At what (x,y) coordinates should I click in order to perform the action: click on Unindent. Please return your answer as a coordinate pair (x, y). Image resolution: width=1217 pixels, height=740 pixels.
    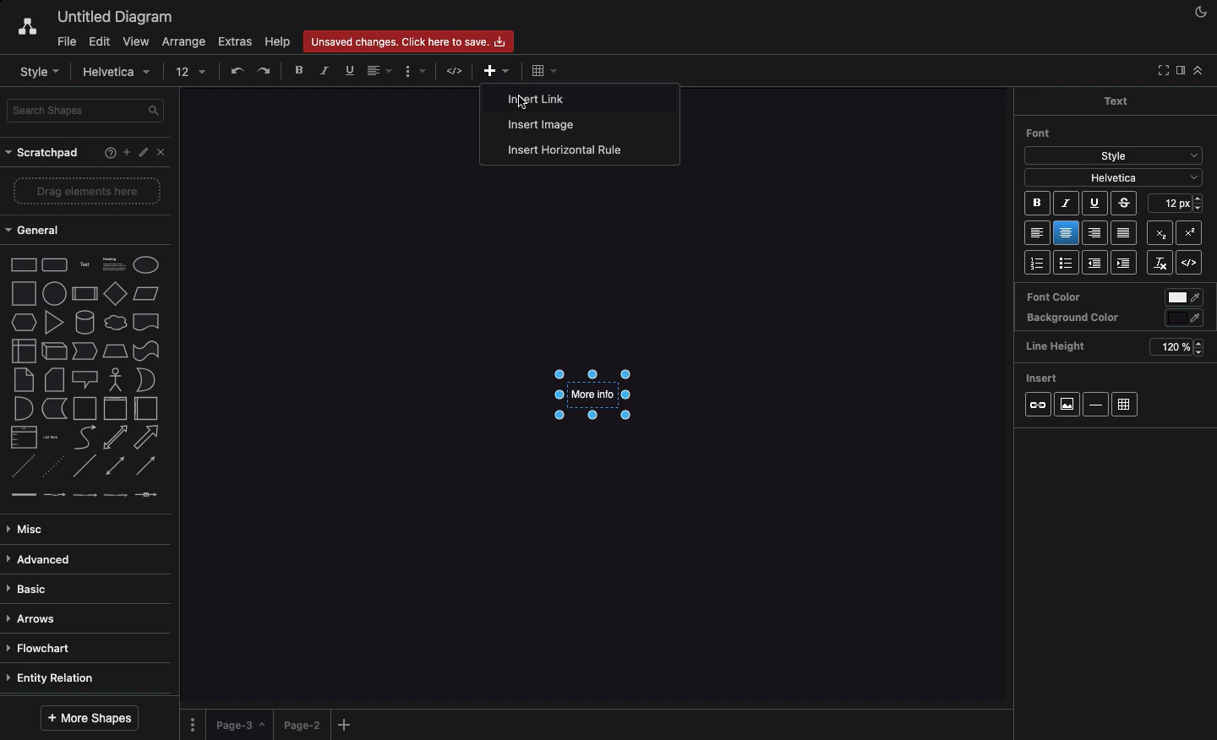
    Looking at the image, I should click on (1097, 263).